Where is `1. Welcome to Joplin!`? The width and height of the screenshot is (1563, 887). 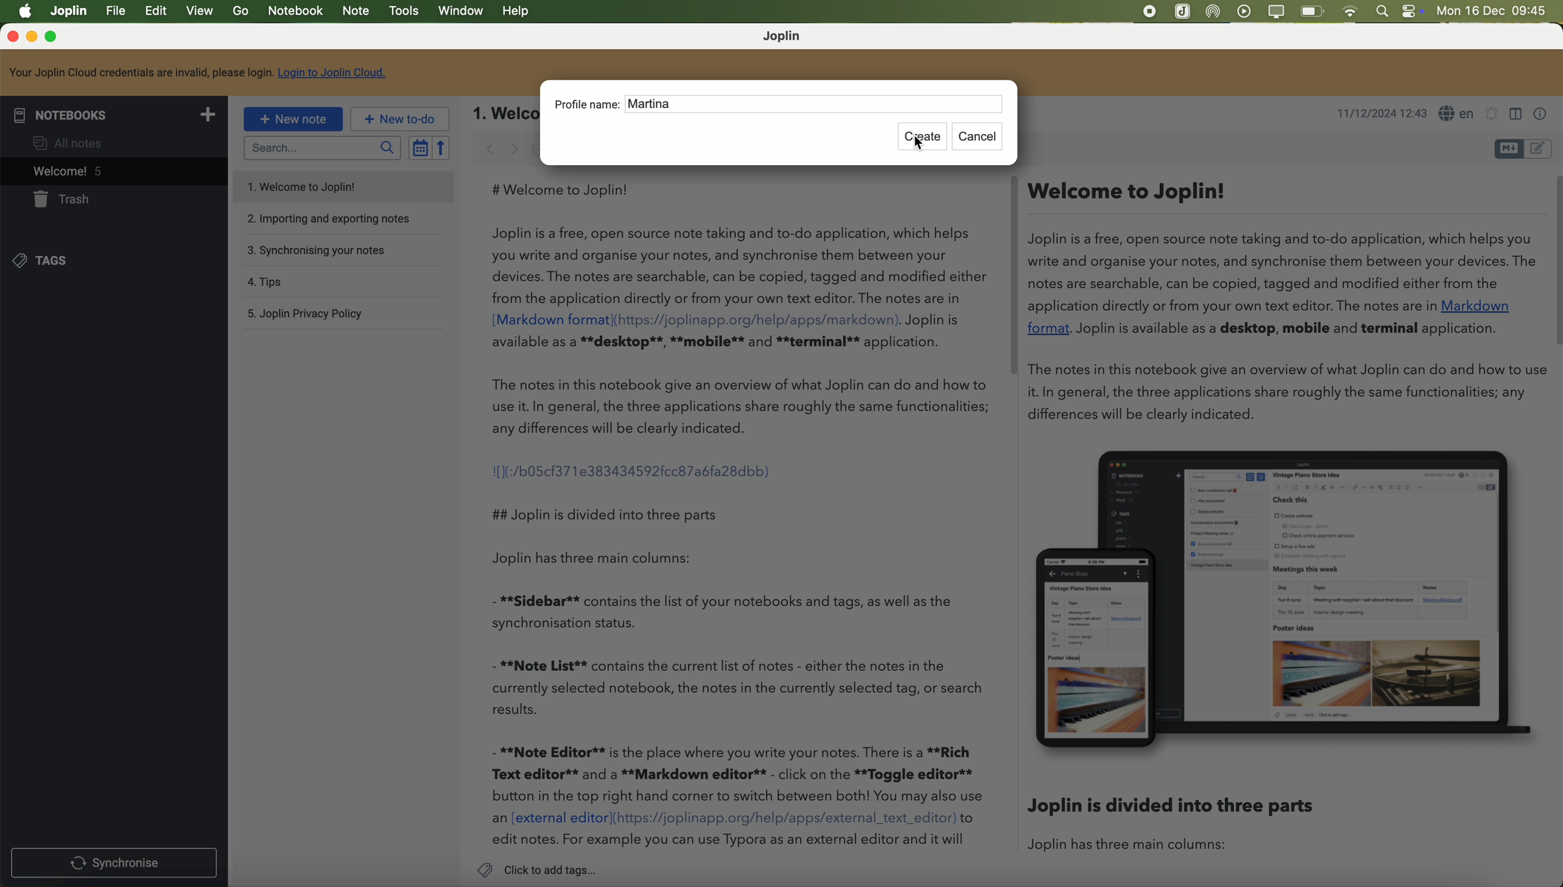 1. Welcome to Joplin! is located at coordinates (312, 188).